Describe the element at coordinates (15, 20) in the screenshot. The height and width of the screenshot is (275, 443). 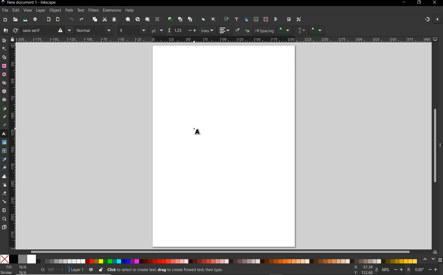
I see `open file dialog` at that location.